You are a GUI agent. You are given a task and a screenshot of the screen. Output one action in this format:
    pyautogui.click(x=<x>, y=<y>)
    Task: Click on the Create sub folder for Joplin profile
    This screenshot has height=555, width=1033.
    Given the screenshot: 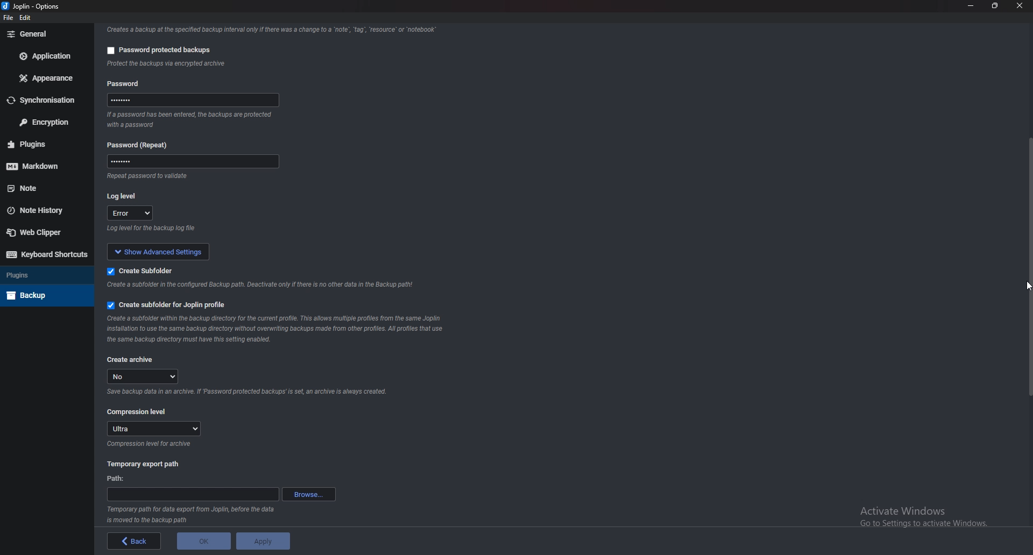 What is the action you would take?
    pyautogui.click(x=166, y=305)
    